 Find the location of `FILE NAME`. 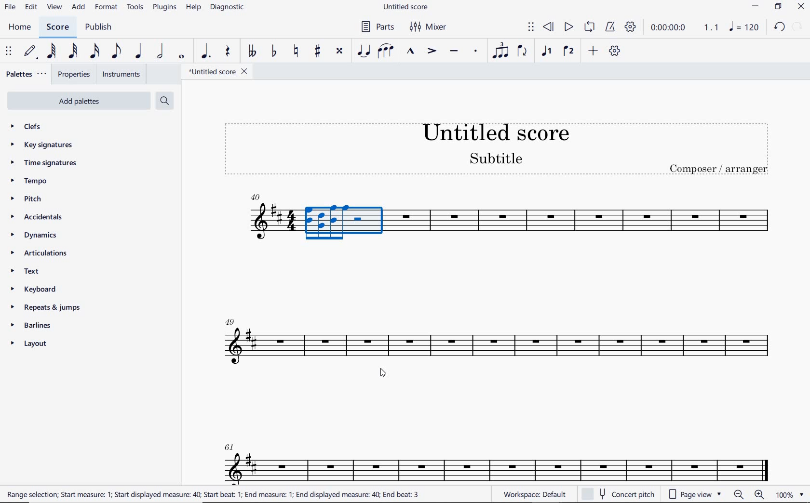

FILE NAME is located at coordinates (217, 71).